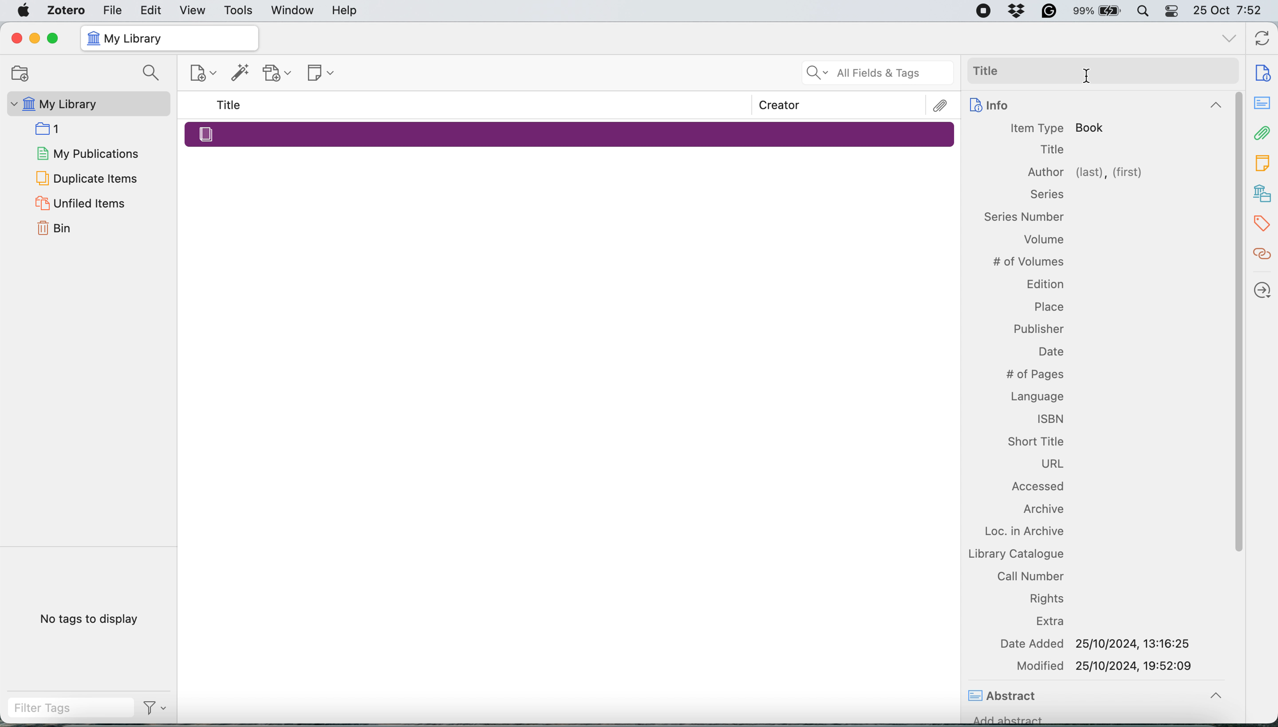  I want to click on ISBN, so click(1051, 418).